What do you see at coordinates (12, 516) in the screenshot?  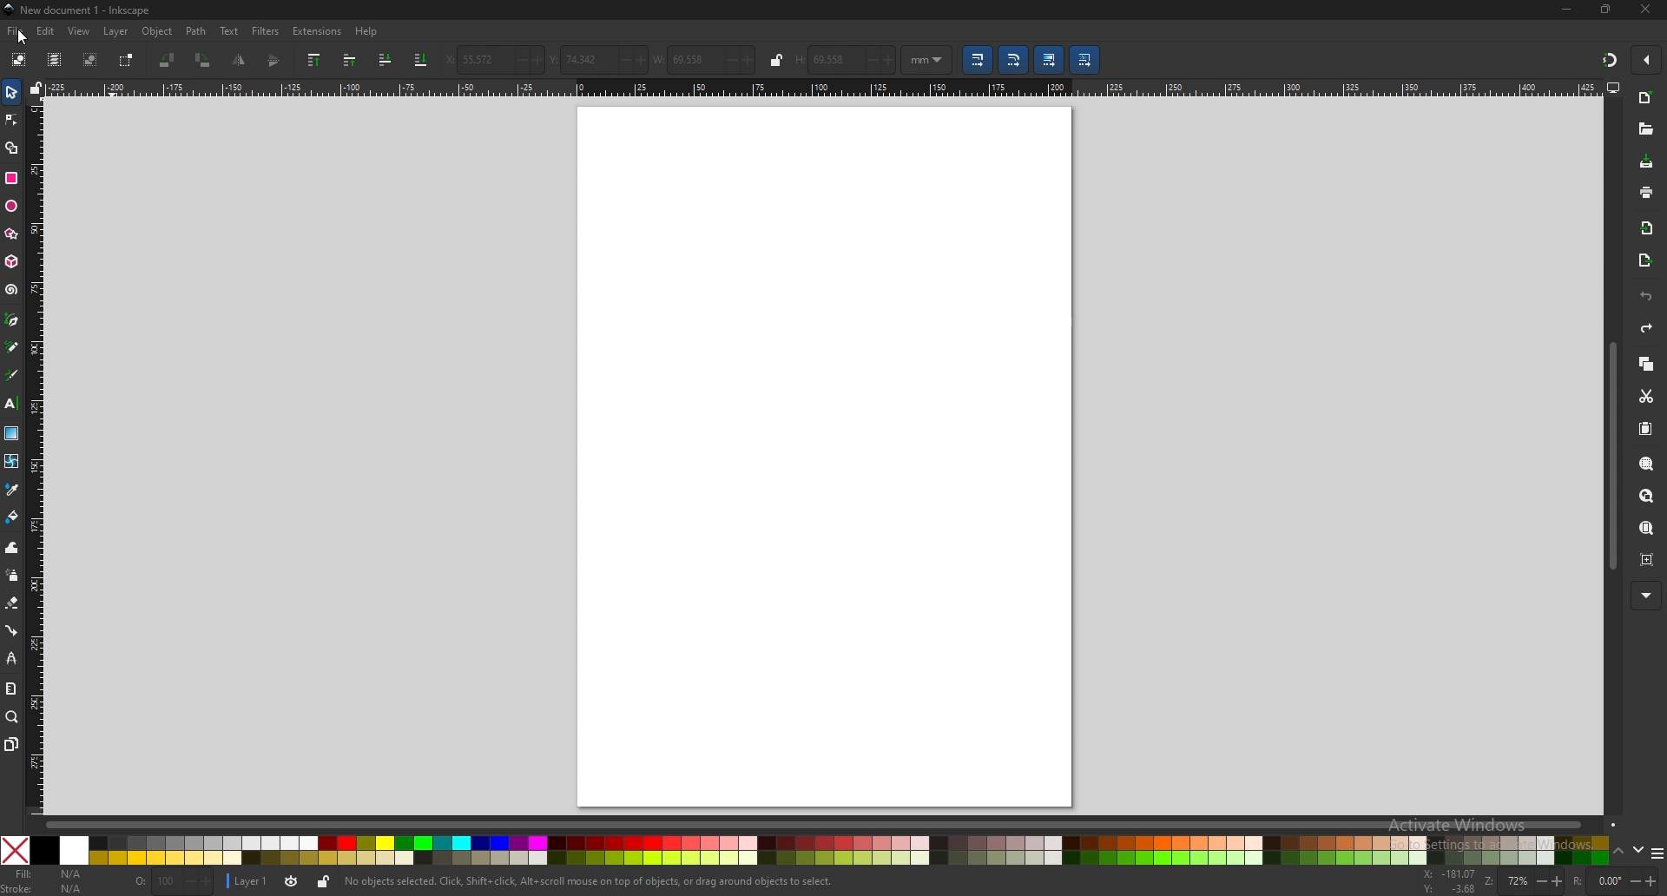 I see `paint bucket` at bounding box center [12, 516].